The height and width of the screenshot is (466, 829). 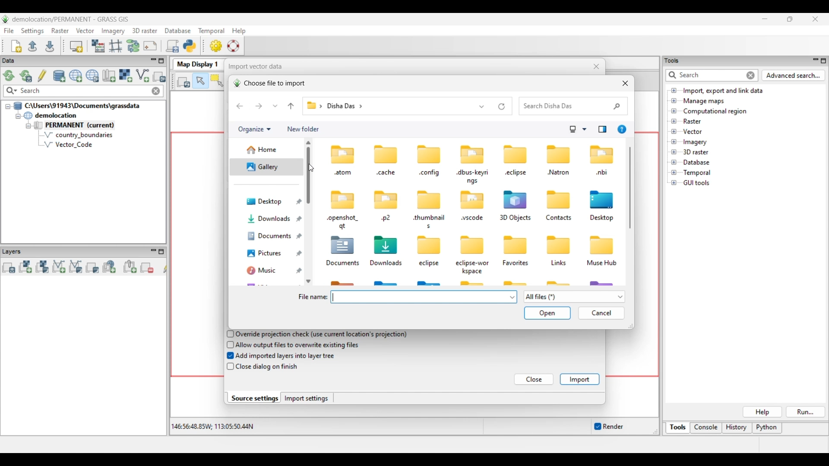 What do you see at coordinates (344, 198) in the screenshot?
I see `icon` at bounding box center [344, 198].